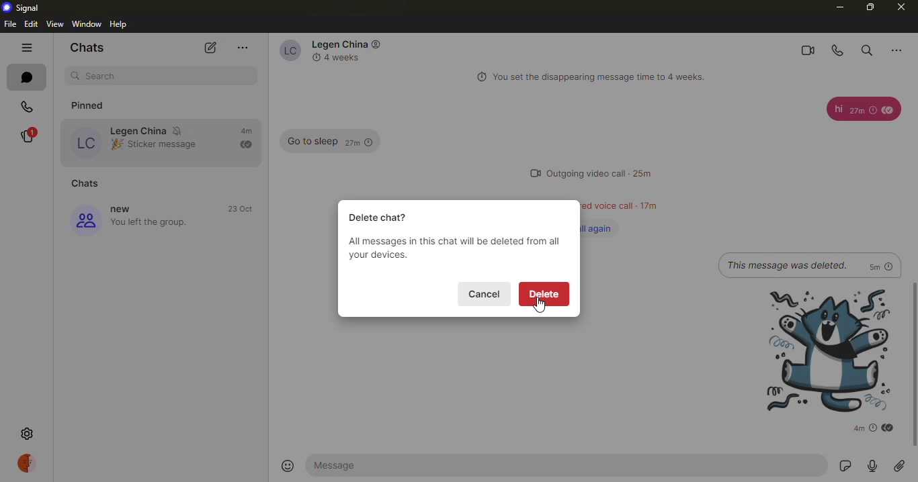 This screenshot has height=482, width=918. I want to click on search, so click(103, 75).